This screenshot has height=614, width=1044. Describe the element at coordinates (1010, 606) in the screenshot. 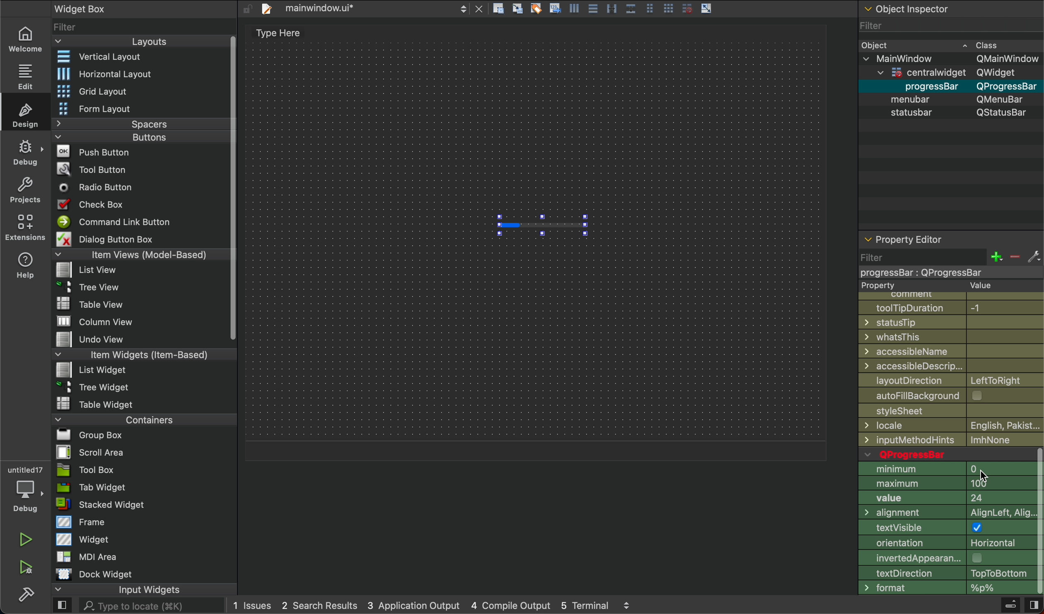

I see `Build` at that location.